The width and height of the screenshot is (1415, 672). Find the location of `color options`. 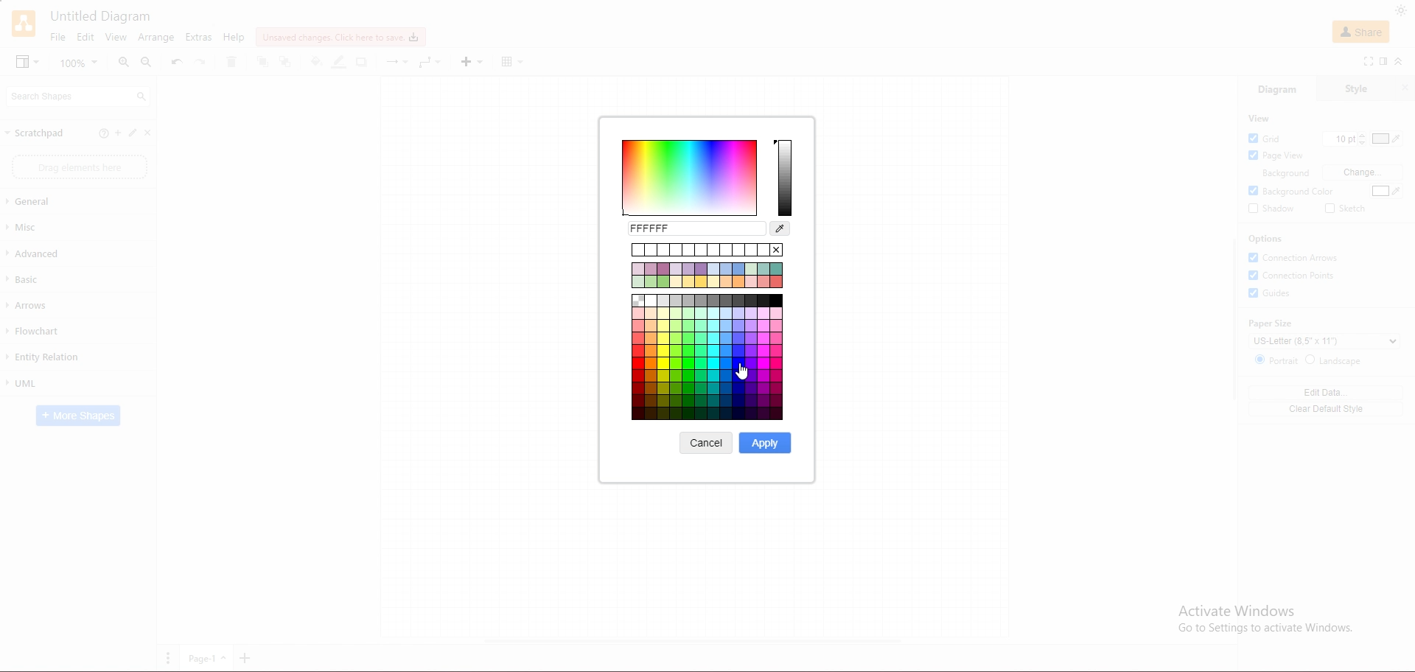

color options is located at coordinates (691, 178).